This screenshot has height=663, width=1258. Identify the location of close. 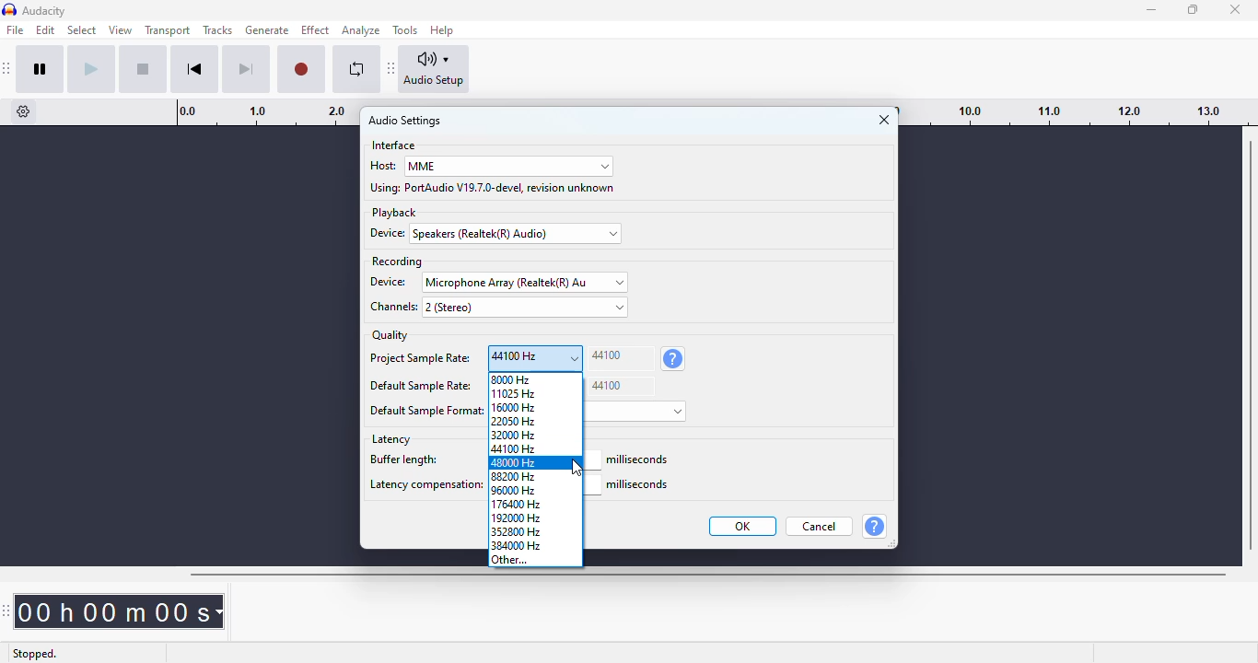
(884, 120).